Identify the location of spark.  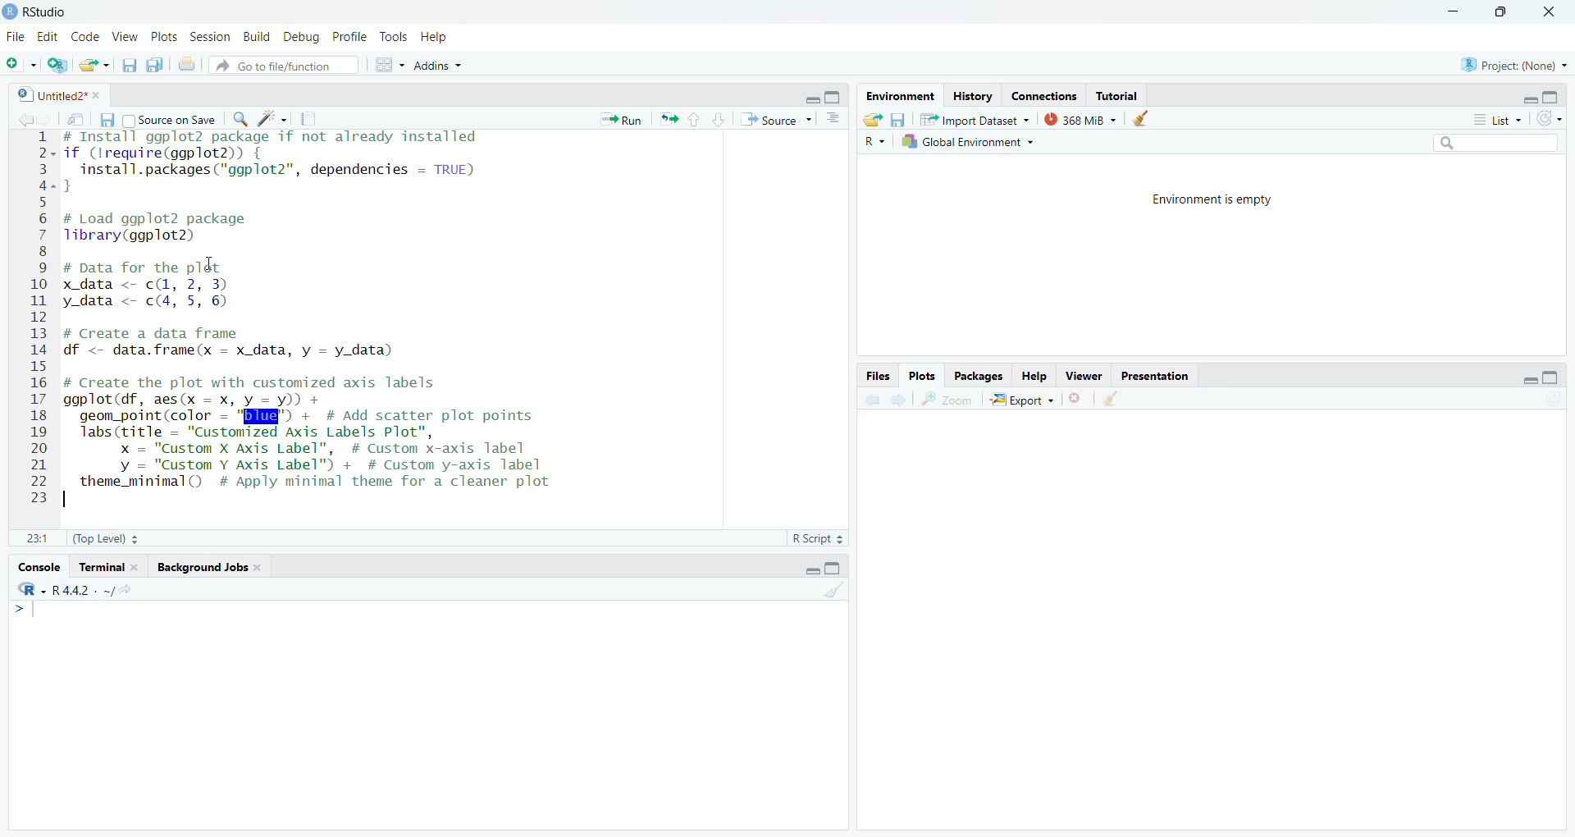
(275, 120).